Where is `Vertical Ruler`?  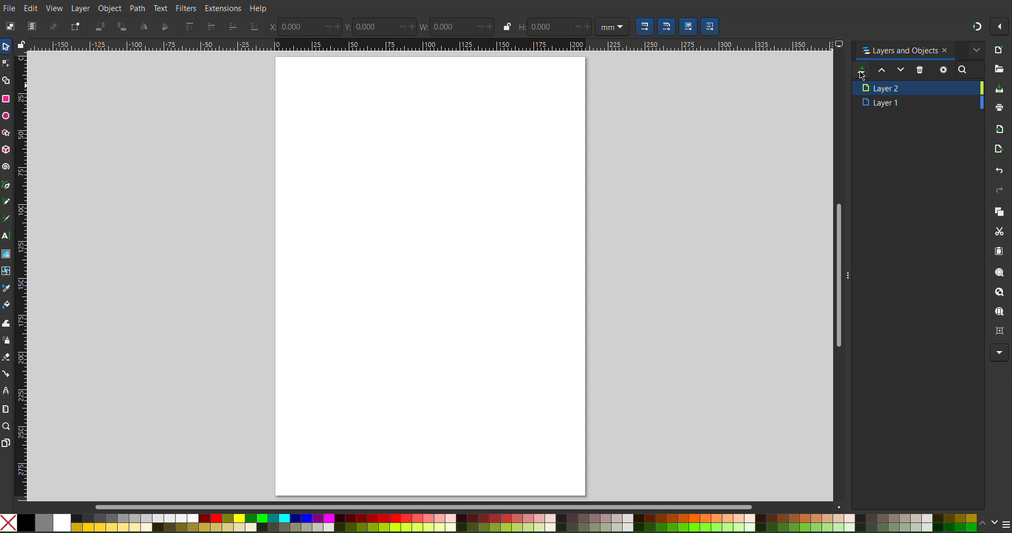
Vertical Ruler is located at coordinates (28, 278).